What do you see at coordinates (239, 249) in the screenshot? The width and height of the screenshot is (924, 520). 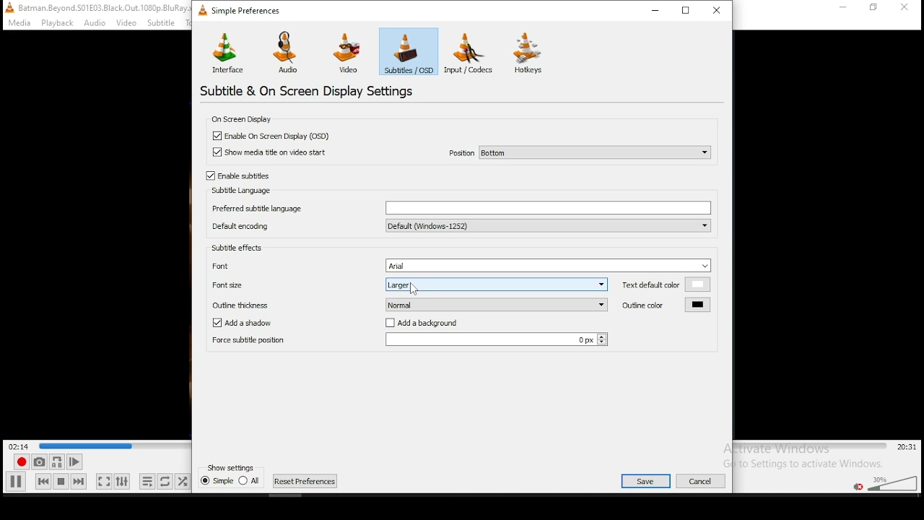 I see `subtitle effects` at bounding box center [239, 249].